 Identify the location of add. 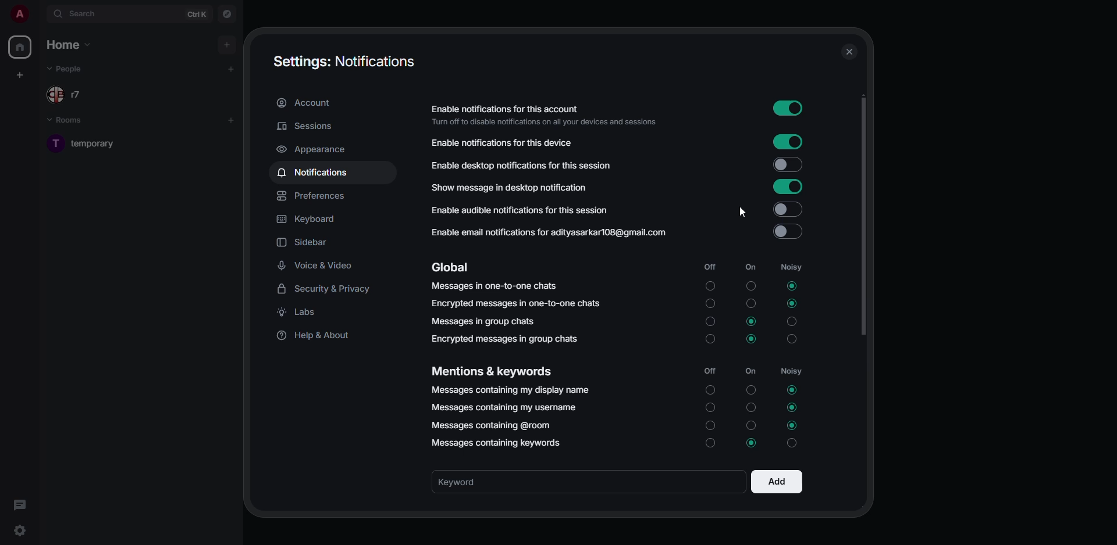
(777, 481).